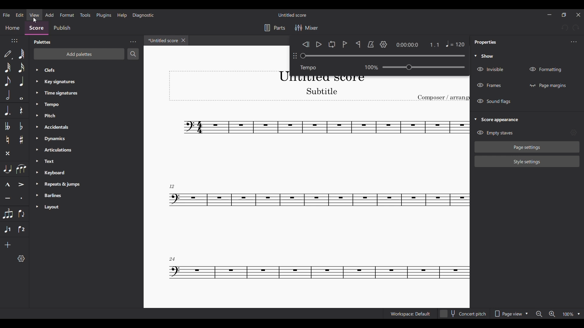 Image resolution: width=584 pixels, height=328 pixels. I want to click on Format, so click(67, 15).